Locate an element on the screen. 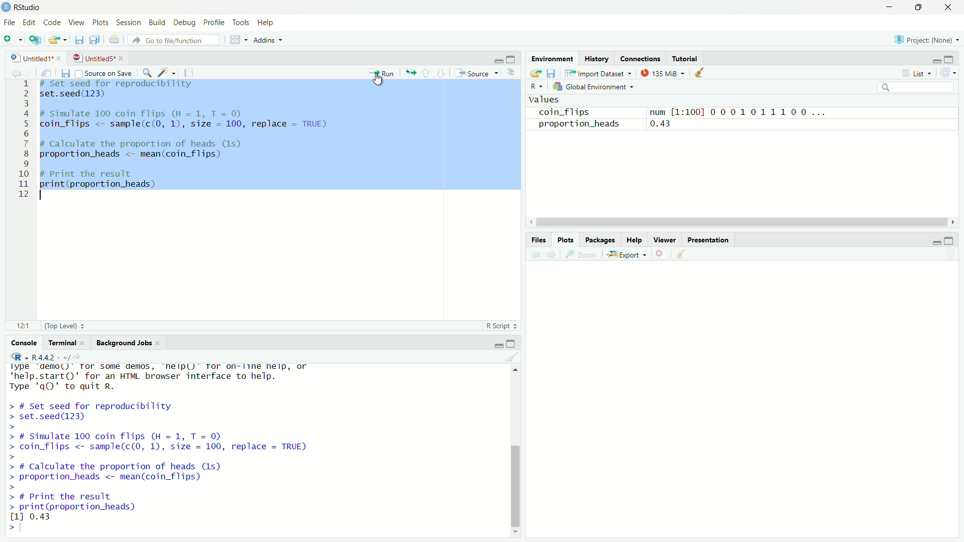 Image resolution: width=964 pixels, height=542 pixels. list is located at coordinates (918, 74).